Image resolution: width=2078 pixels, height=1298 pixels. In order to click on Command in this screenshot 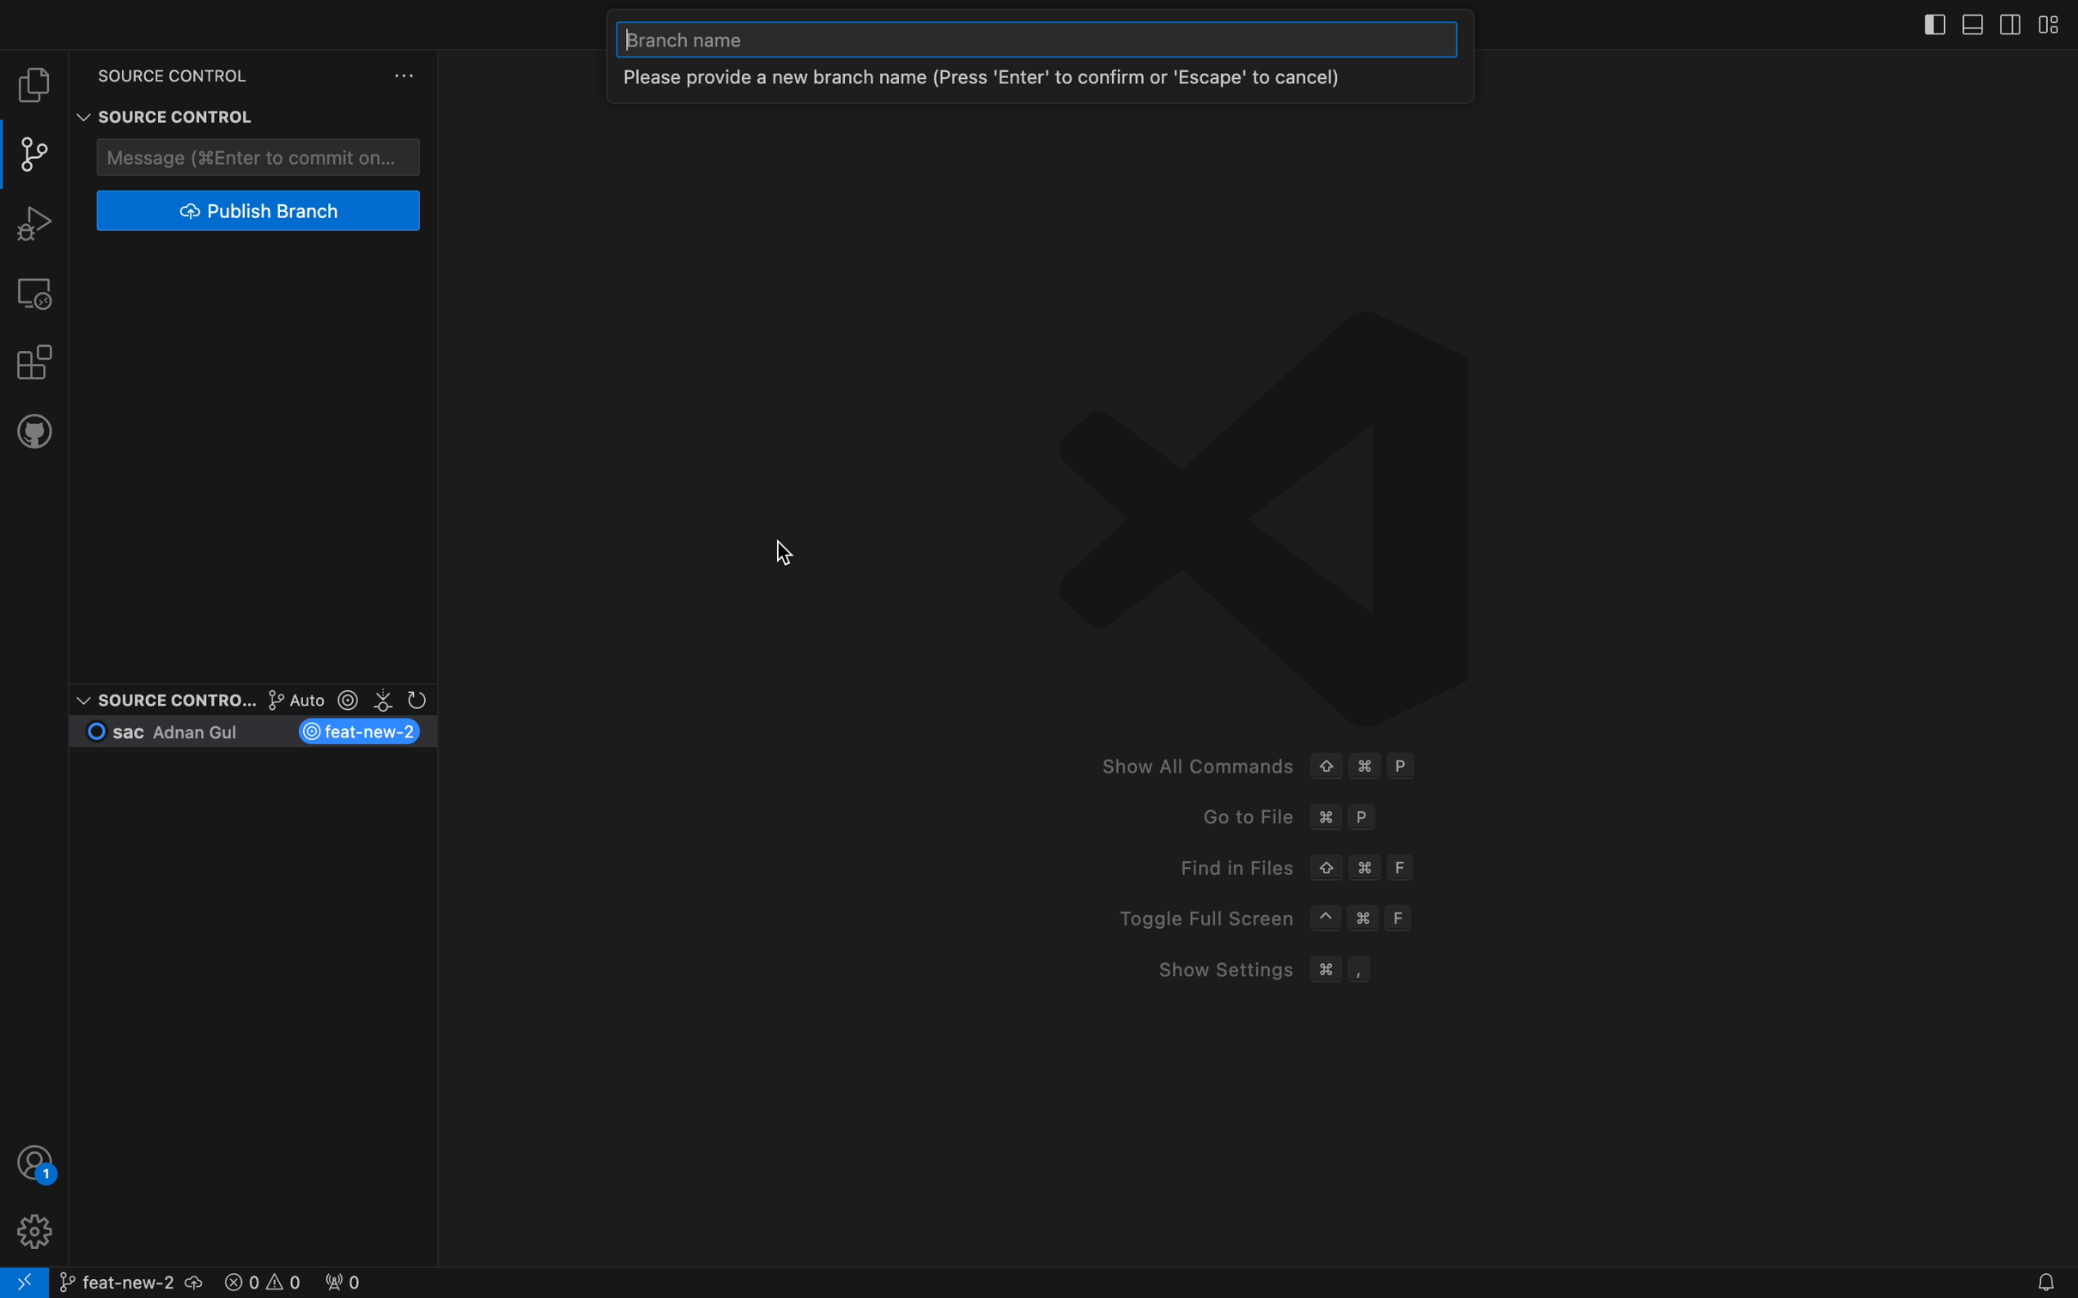, I will do `click(1365, 767)`.